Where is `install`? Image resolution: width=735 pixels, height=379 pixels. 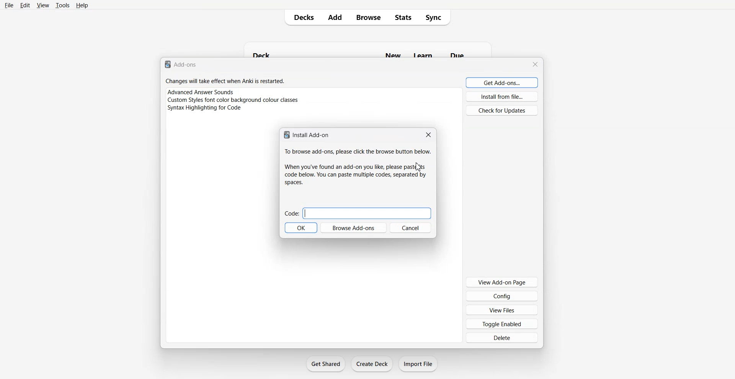
install is located at coordinates (311, 134).